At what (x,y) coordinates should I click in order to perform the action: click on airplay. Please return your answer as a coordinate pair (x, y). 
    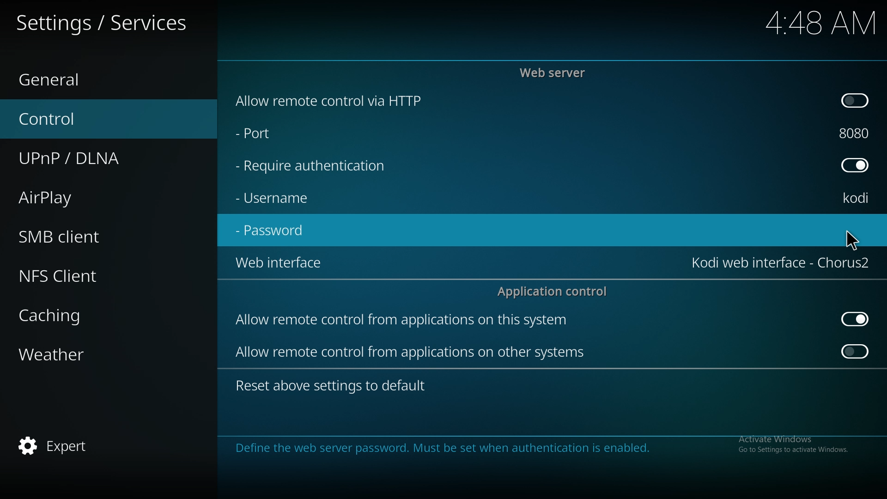
    Looking at the image, I should click on (69, 199).